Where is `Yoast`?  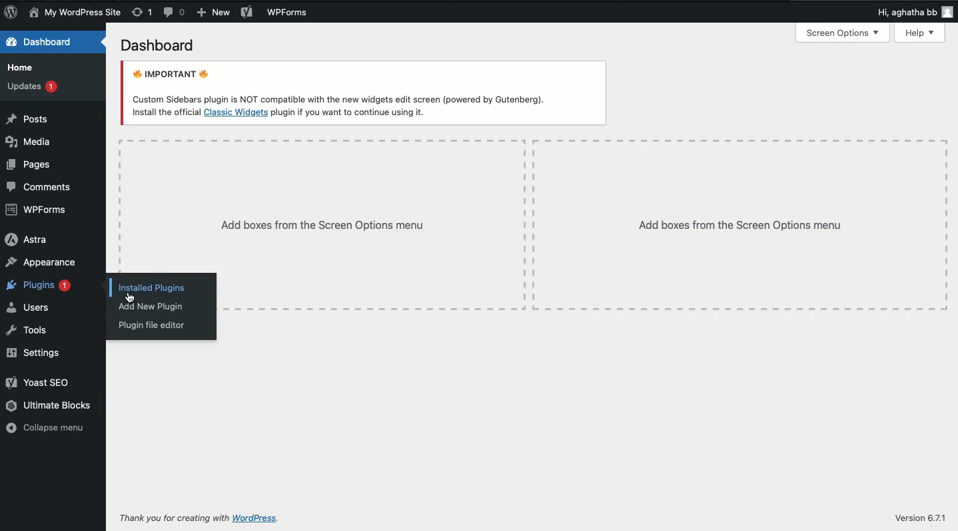
Yoast is located at coordinates (39, 383).